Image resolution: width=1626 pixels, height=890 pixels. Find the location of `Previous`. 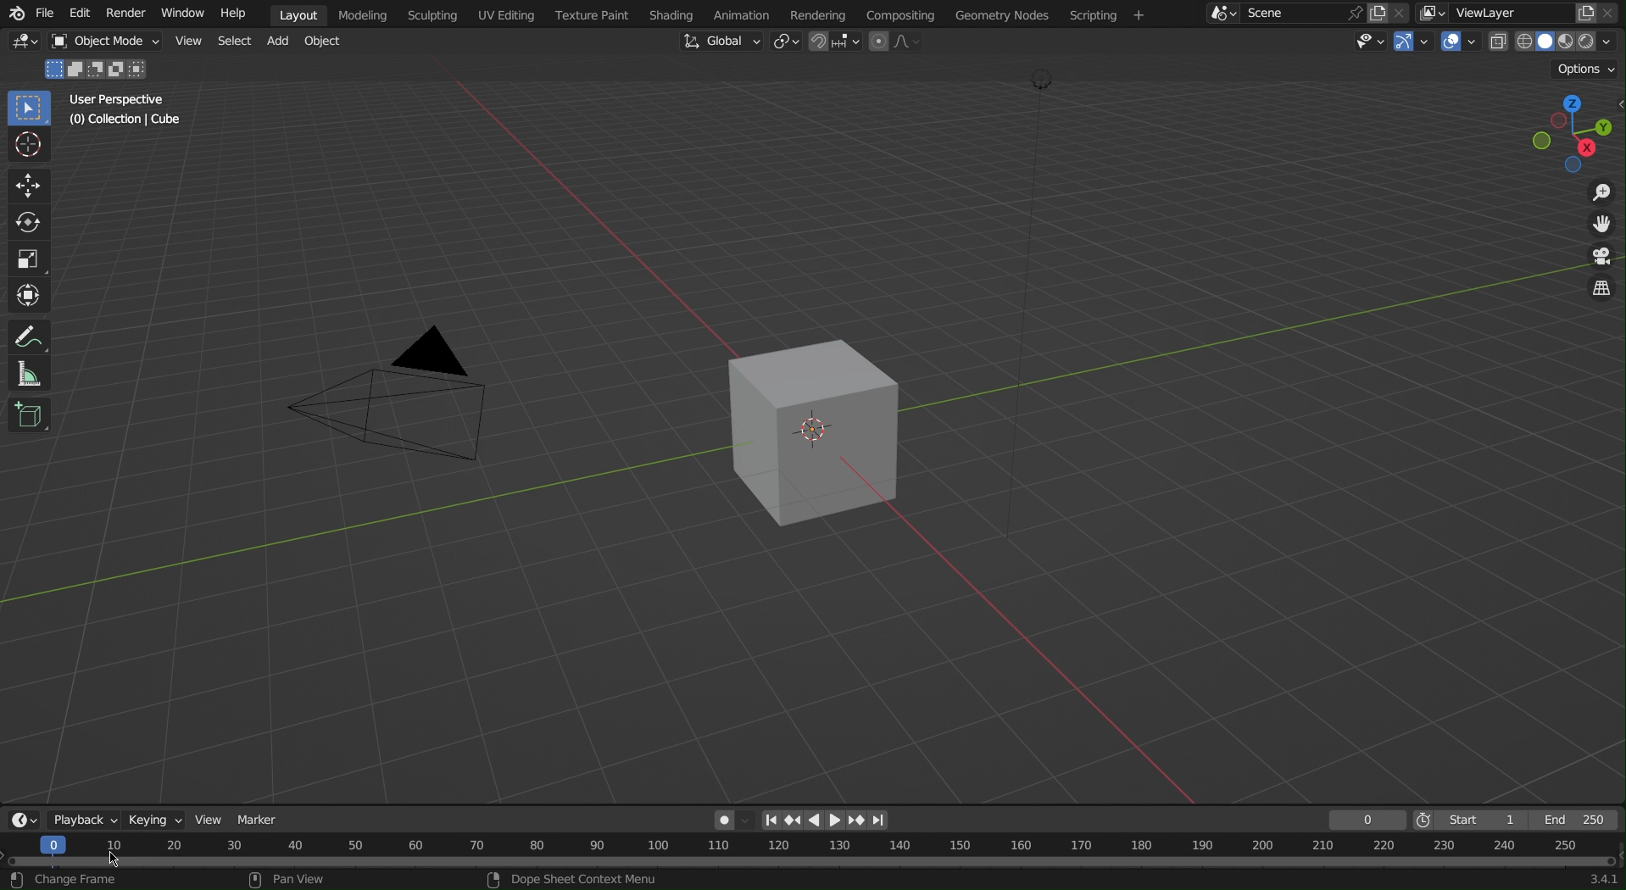

Previous is located at coordinates (794, 820).